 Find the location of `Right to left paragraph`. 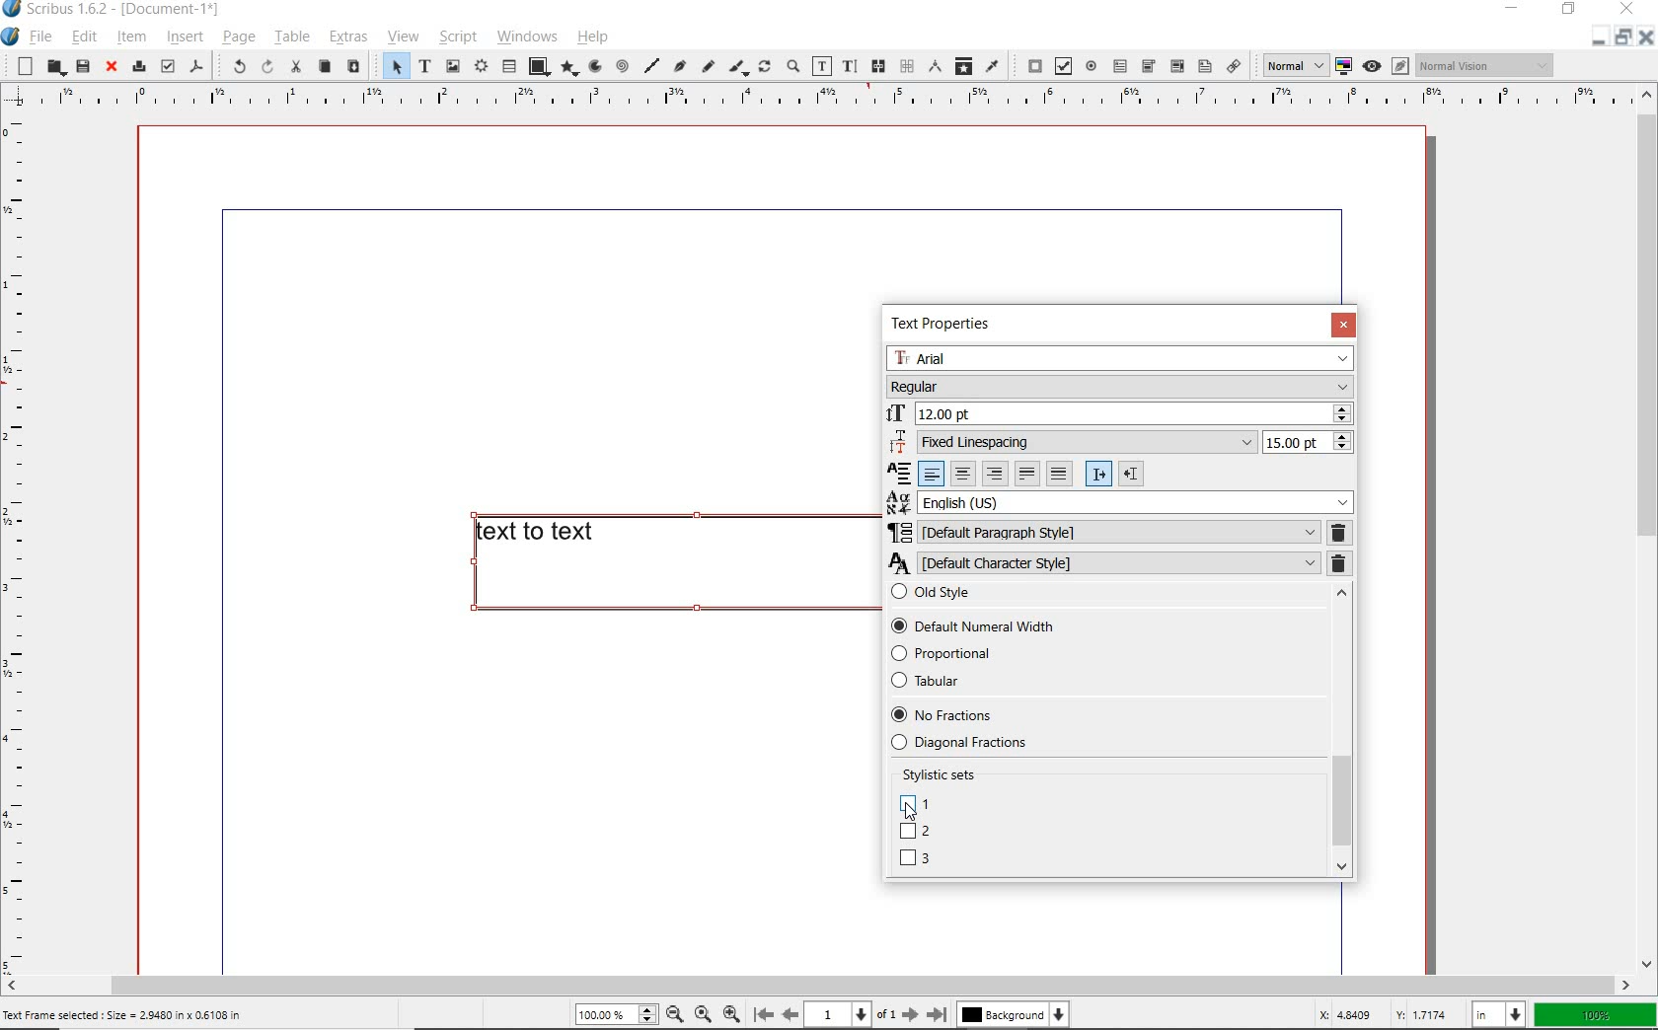

Right to left paragraph is located at coordinates (1132, 473).